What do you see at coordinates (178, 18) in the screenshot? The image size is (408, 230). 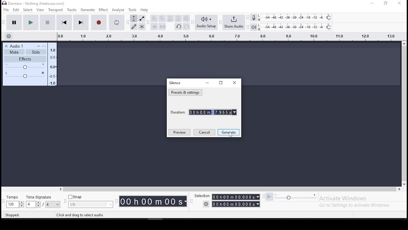 I see `fit project to width` at bounding box center [178, 18].